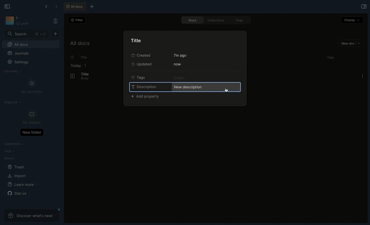  Describe the element at coordinates (56, 7) in the screenshot. I see `Forward` at that location.